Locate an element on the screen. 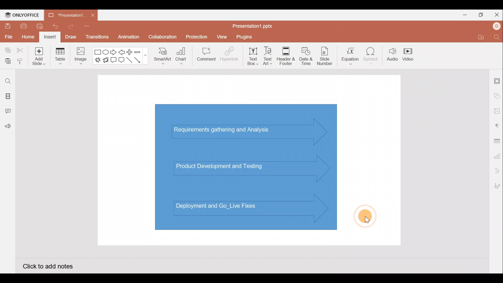 The width and height of the screenshot is (503, 283). Maximize is located at coordinates (479, 15).